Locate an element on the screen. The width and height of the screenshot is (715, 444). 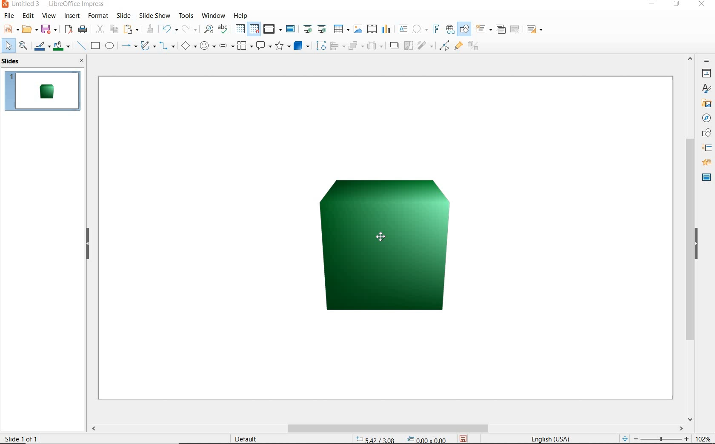
PROPERTIES is located at coordinates (706, 74).